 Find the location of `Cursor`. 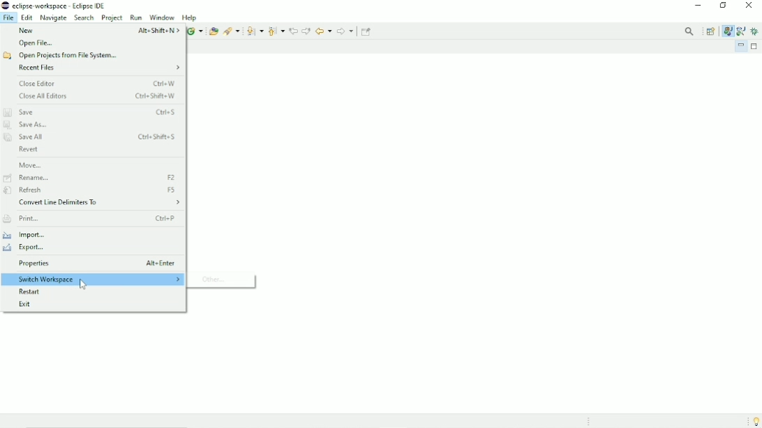

Cursor is located at coordinates (83, 285).